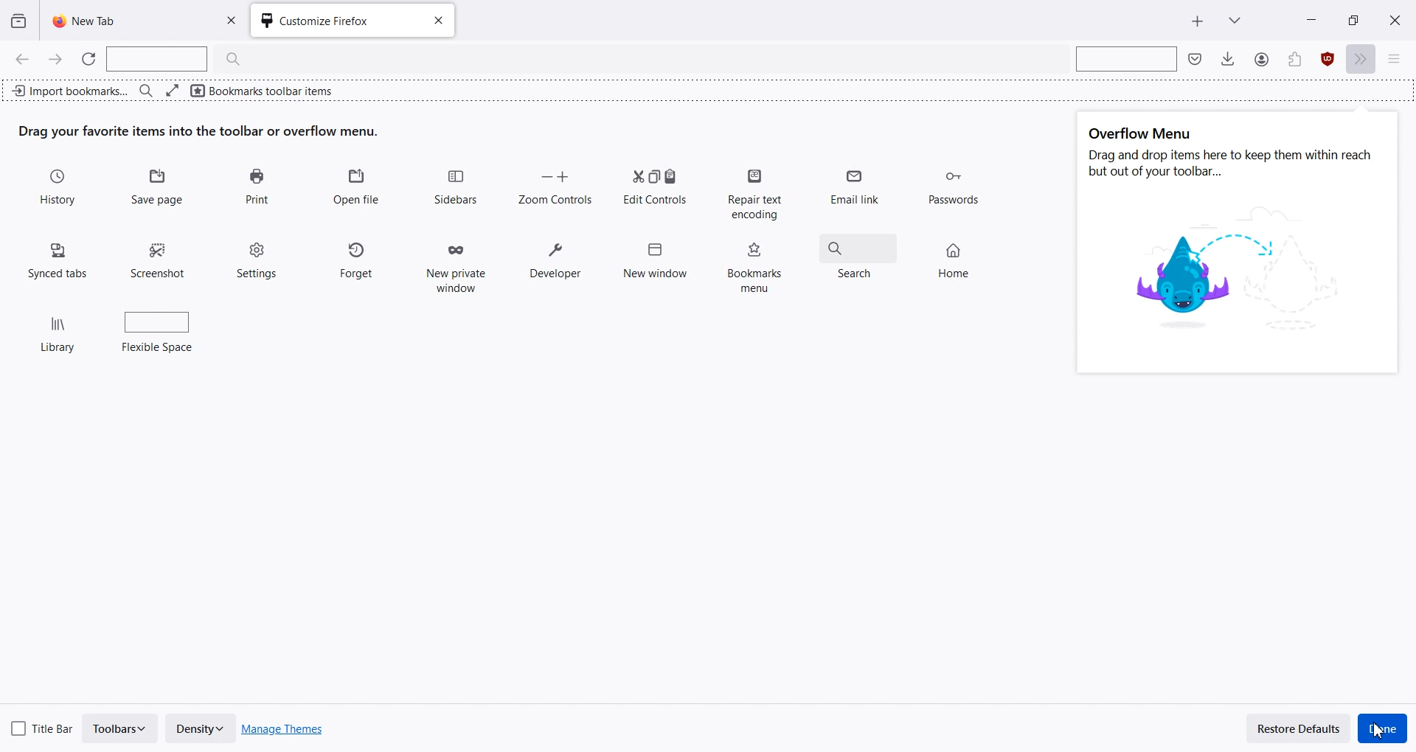 The width and height of the screenshot is (1416, 752). I want to click on Open file, so click(356, 187).